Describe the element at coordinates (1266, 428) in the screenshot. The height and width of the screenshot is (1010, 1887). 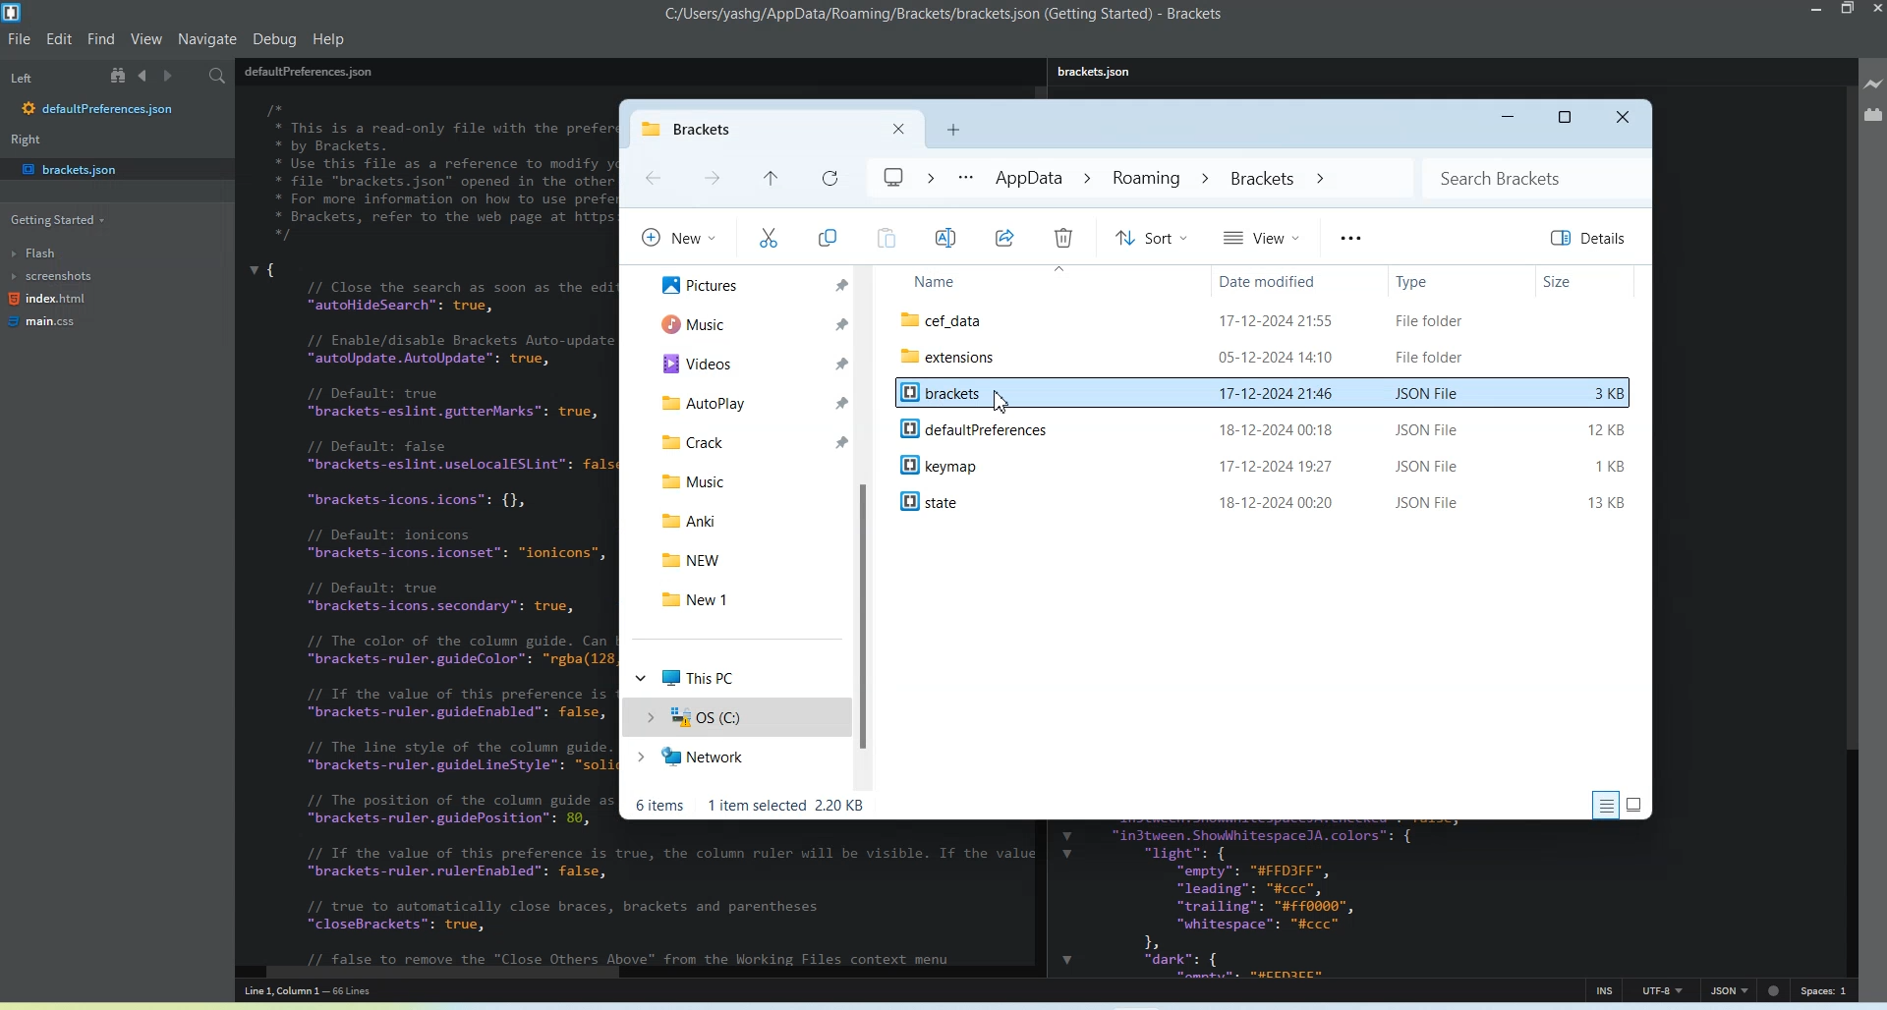
I see `Default preferences` at that location.